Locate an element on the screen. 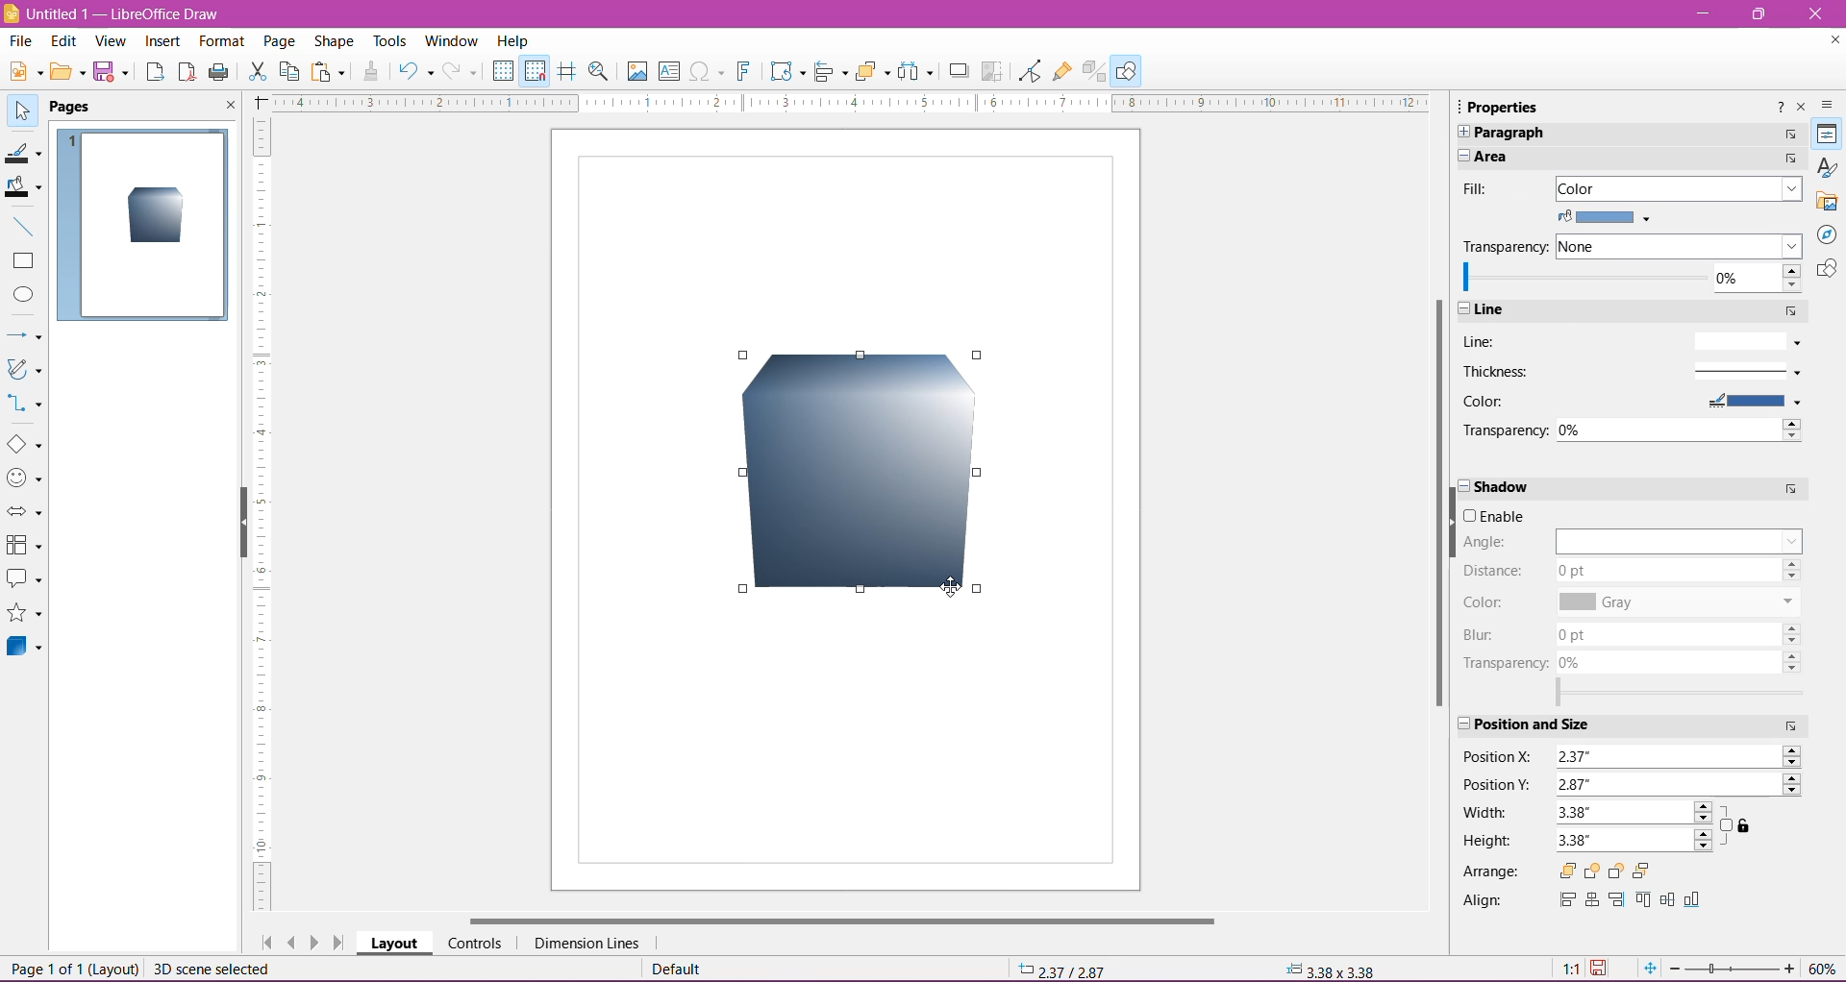 The width and height of the screenshot is (1846, 982). Display Grid is located at coordinates (503, 71).